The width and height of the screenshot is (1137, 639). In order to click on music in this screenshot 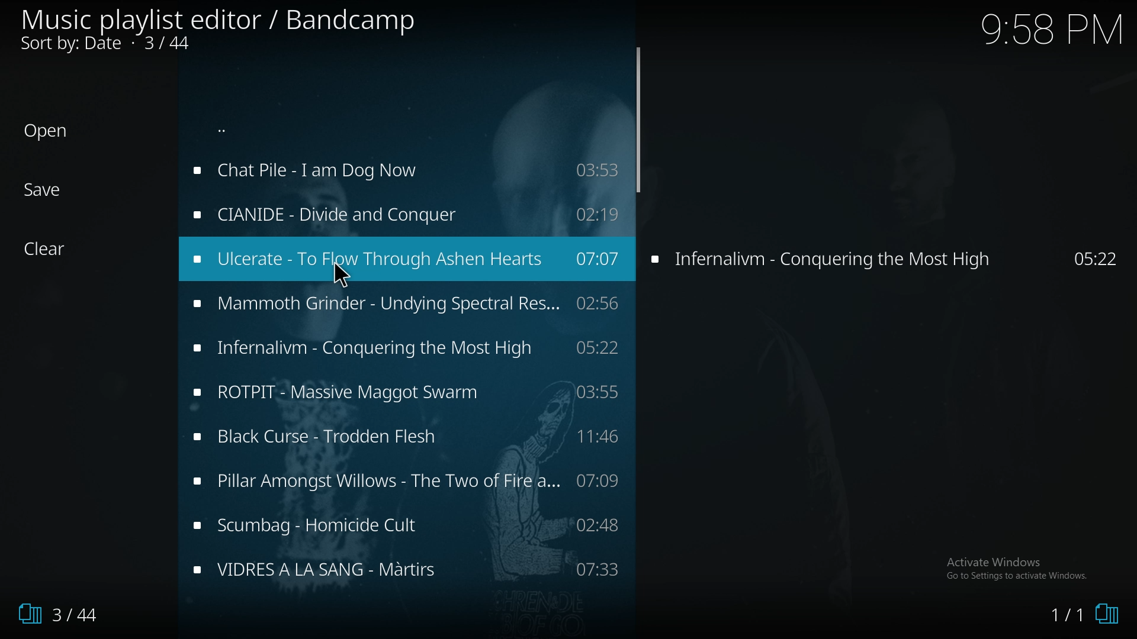, I will do `click(407, 259)`.